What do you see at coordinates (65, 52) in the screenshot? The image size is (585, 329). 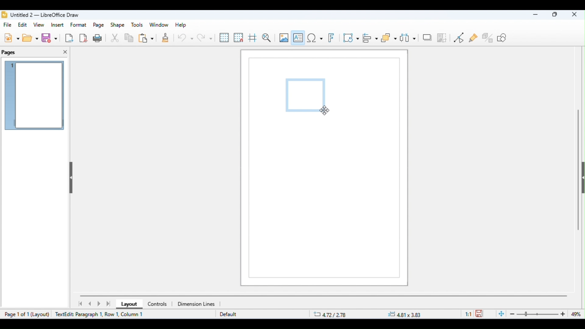 I see `close` at bounding box center [65, 52].